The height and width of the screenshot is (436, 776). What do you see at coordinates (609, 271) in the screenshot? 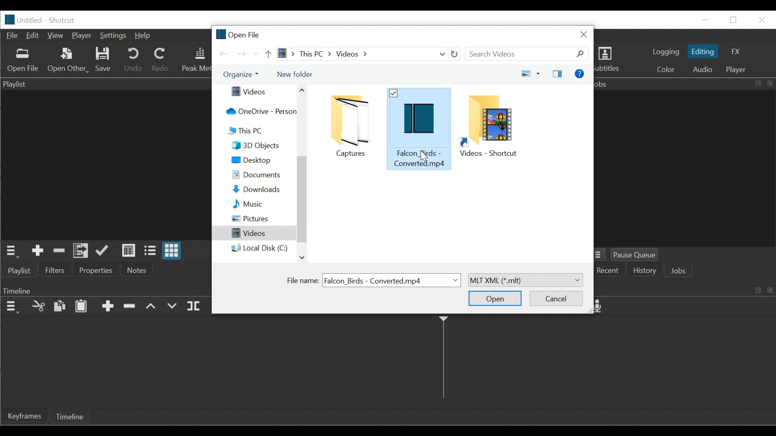
I see `Recent` at bounding box center [609, 271].